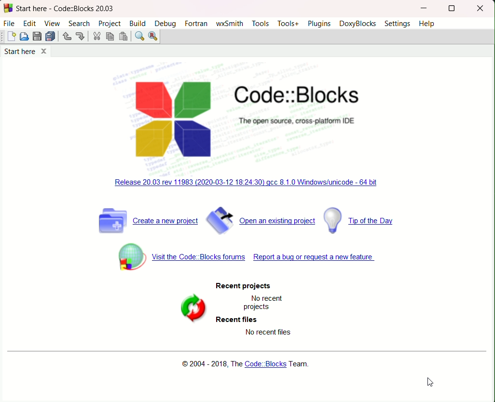 The width and height of the screenshot is (495, 402). Describe the element at coordinates (298, 121) in the screenshot. I see `` at that location.